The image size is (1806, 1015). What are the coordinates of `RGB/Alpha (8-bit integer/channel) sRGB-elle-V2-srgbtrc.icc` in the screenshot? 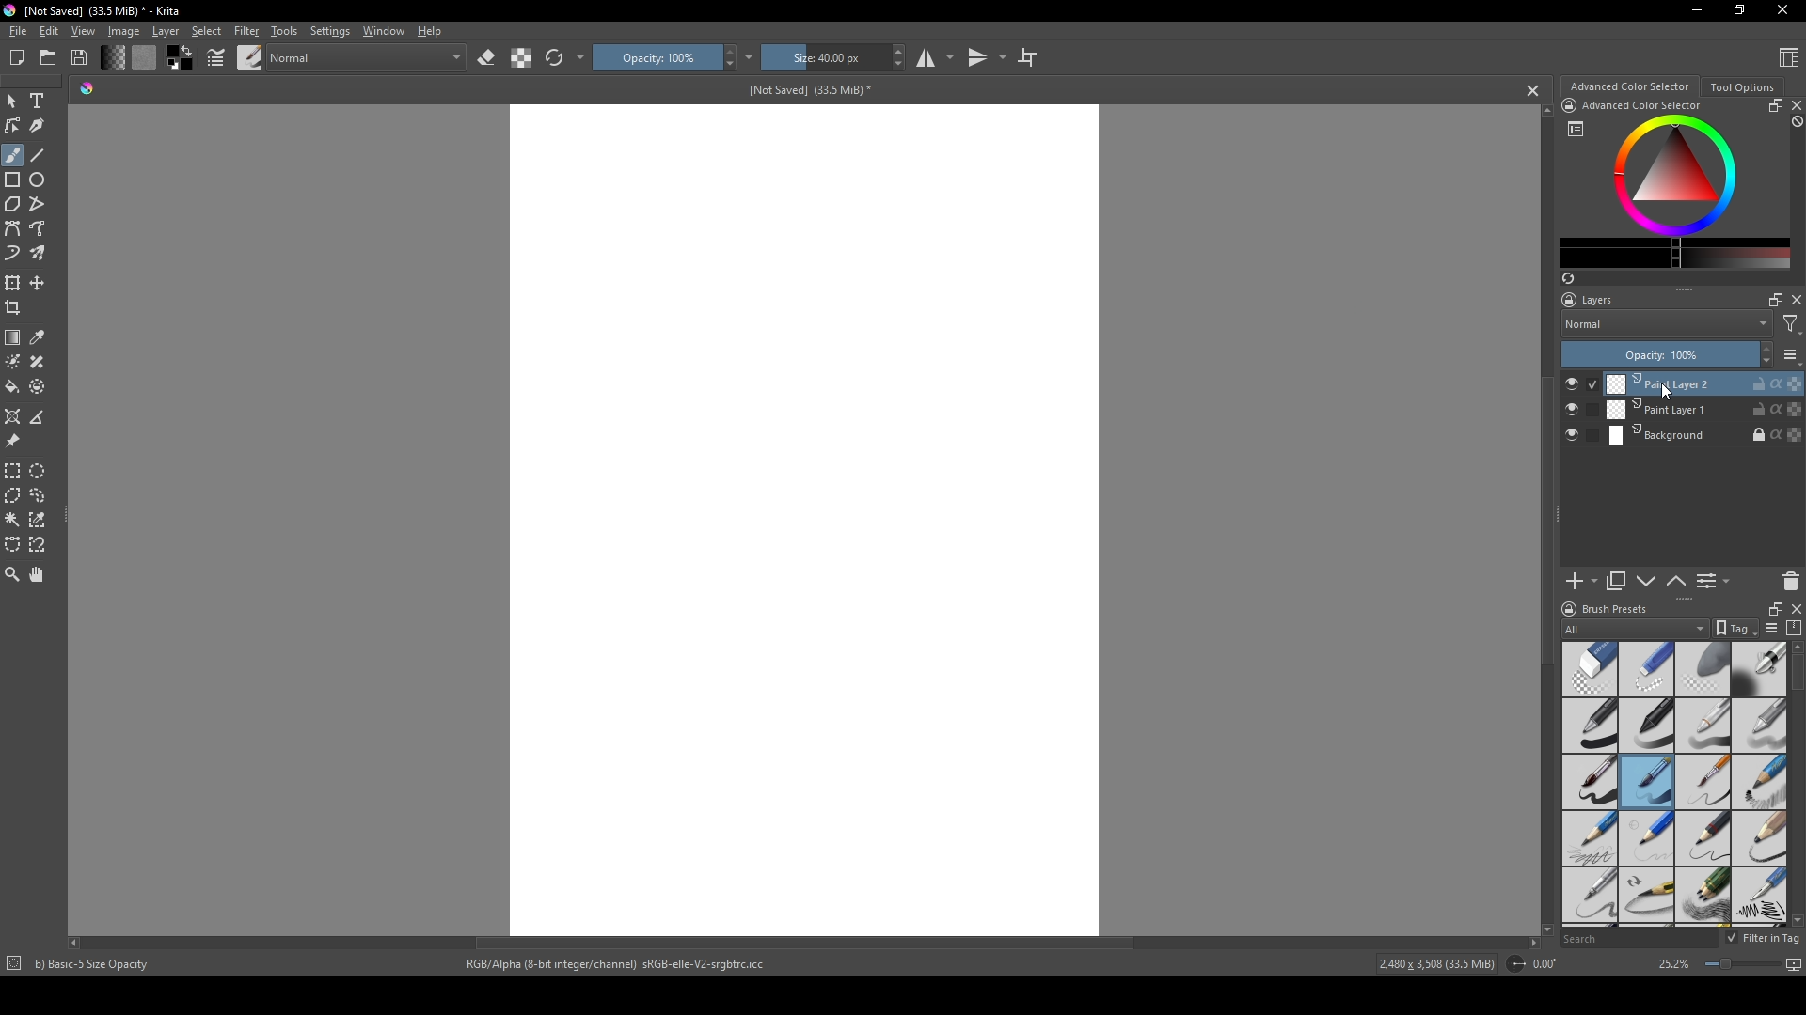 It's located at (624, 964).